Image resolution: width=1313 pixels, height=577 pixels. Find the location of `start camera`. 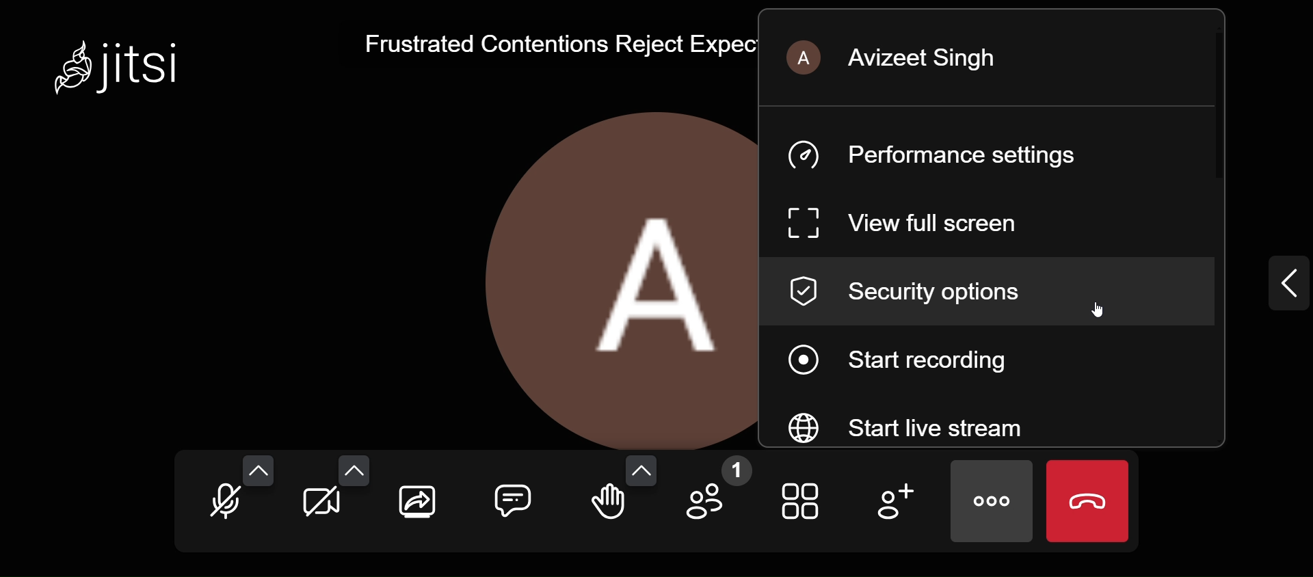

start camera is located at coordinates (319, 507).